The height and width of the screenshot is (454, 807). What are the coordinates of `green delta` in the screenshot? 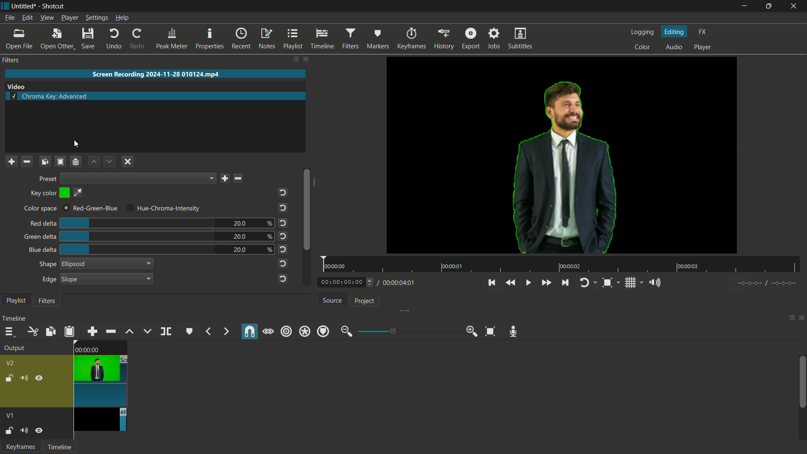 It's located at (40, 236).